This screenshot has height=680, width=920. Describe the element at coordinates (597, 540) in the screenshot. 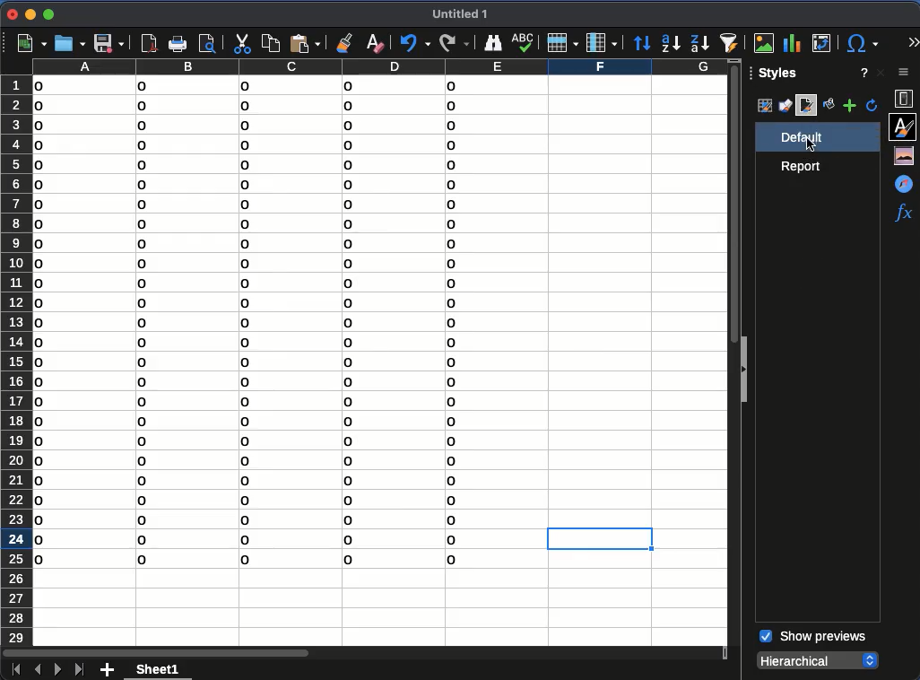

I see `cell` at that location.